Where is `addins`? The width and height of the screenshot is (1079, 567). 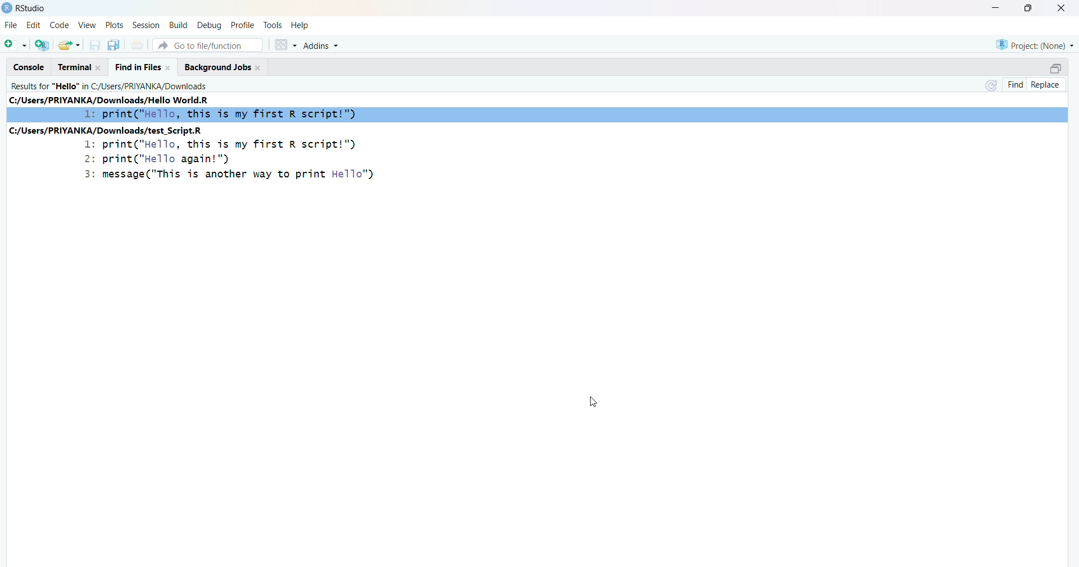
addins is located at coordinates (322, 46).